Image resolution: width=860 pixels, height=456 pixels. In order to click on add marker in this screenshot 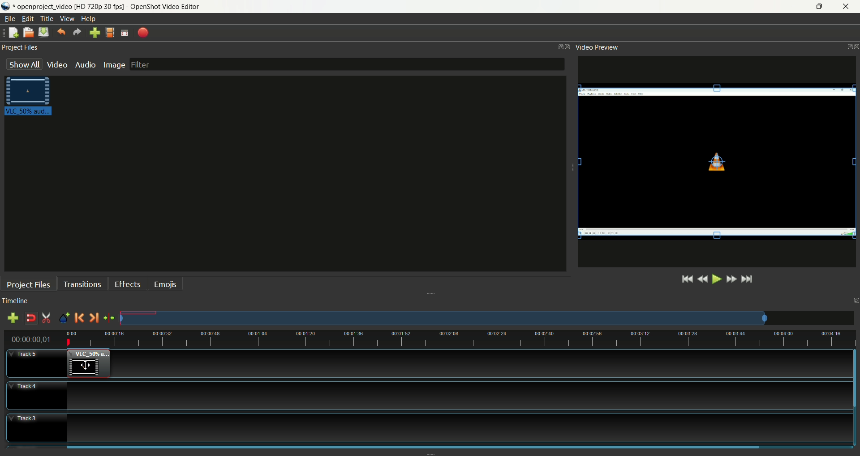, I will do `click(65, 317)`.